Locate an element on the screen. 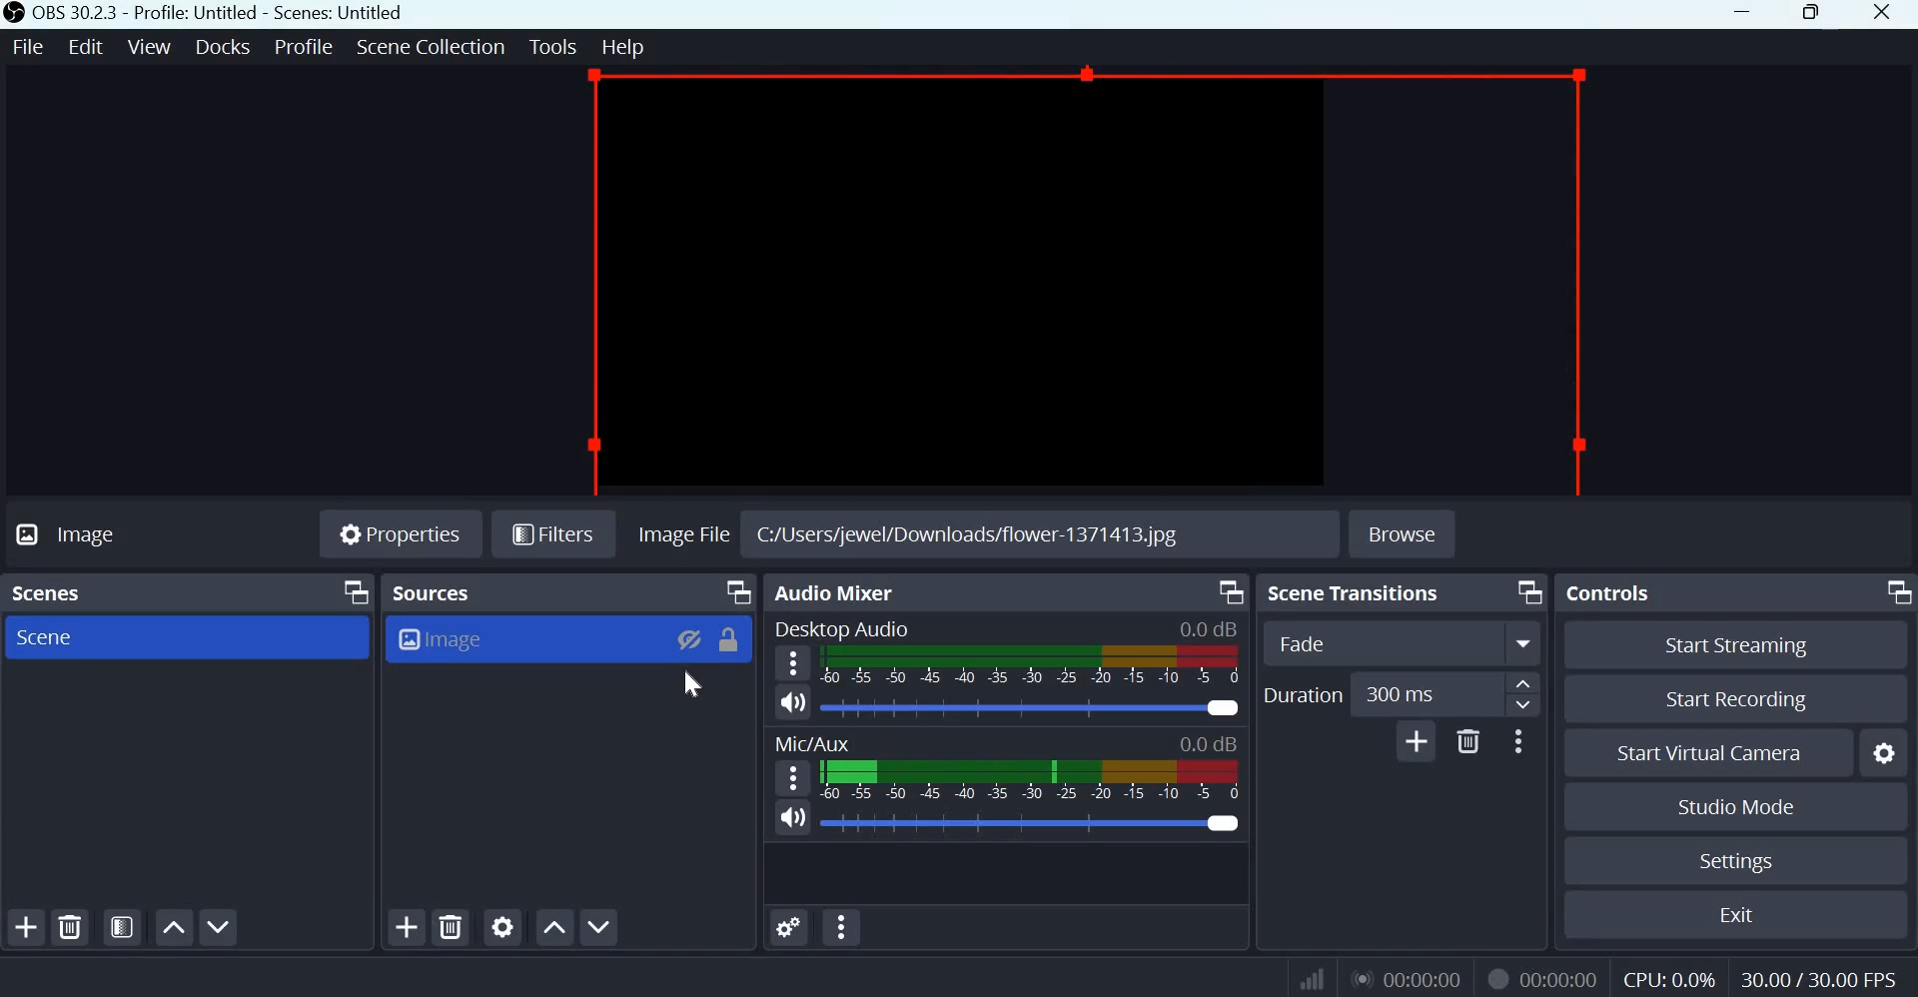 This screenshot has width=1918, height=997. File is located at coordinates (27, 46).